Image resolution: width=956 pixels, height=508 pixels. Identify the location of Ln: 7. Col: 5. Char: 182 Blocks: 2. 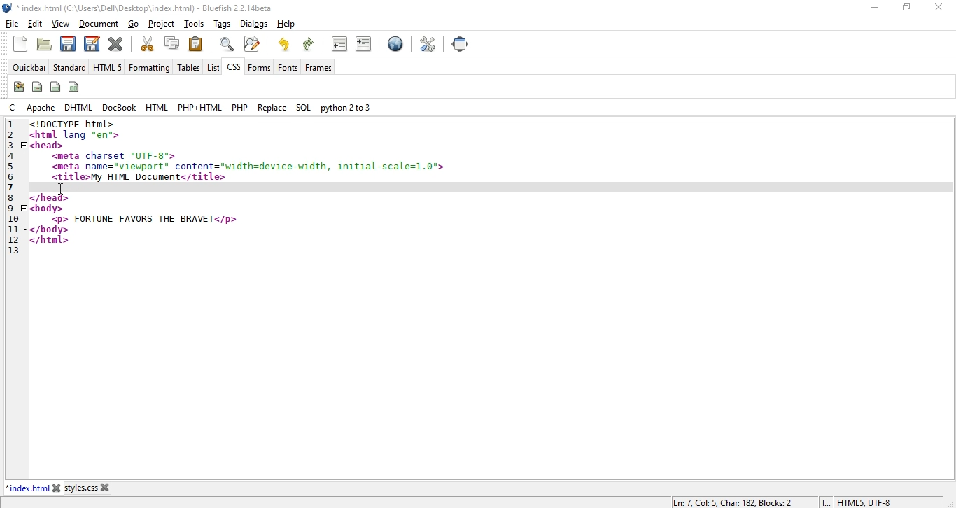
(735, 502).